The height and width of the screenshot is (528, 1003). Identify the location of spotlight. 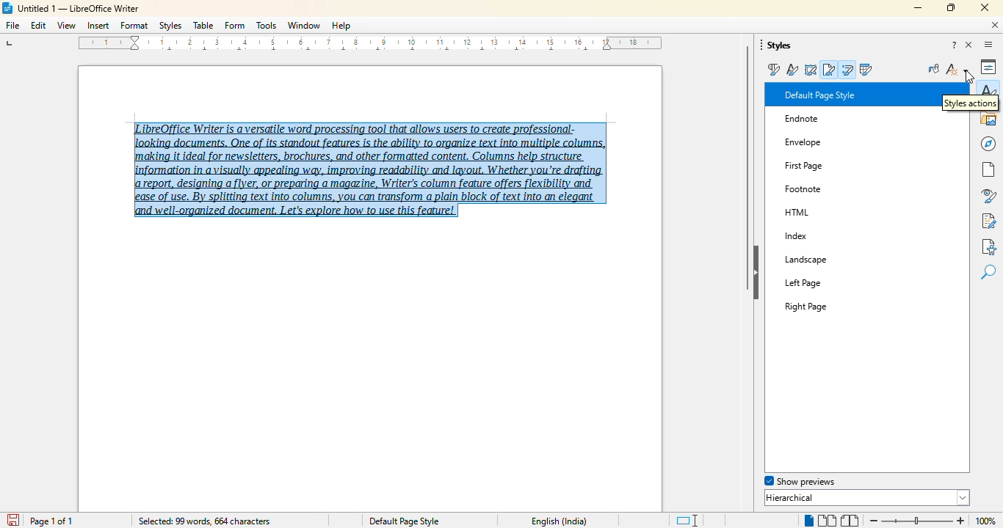
(862, 481).